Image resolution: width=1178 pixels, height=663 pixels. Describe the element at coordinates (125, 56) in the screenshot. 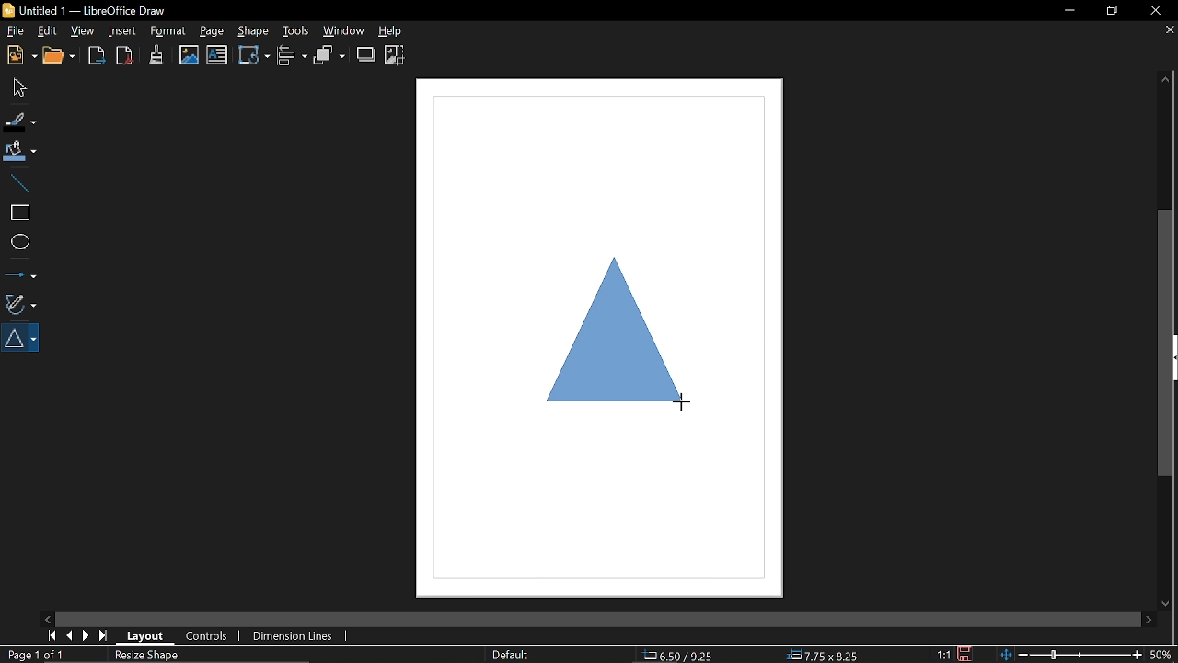

I see `Export as pdf` at that location.